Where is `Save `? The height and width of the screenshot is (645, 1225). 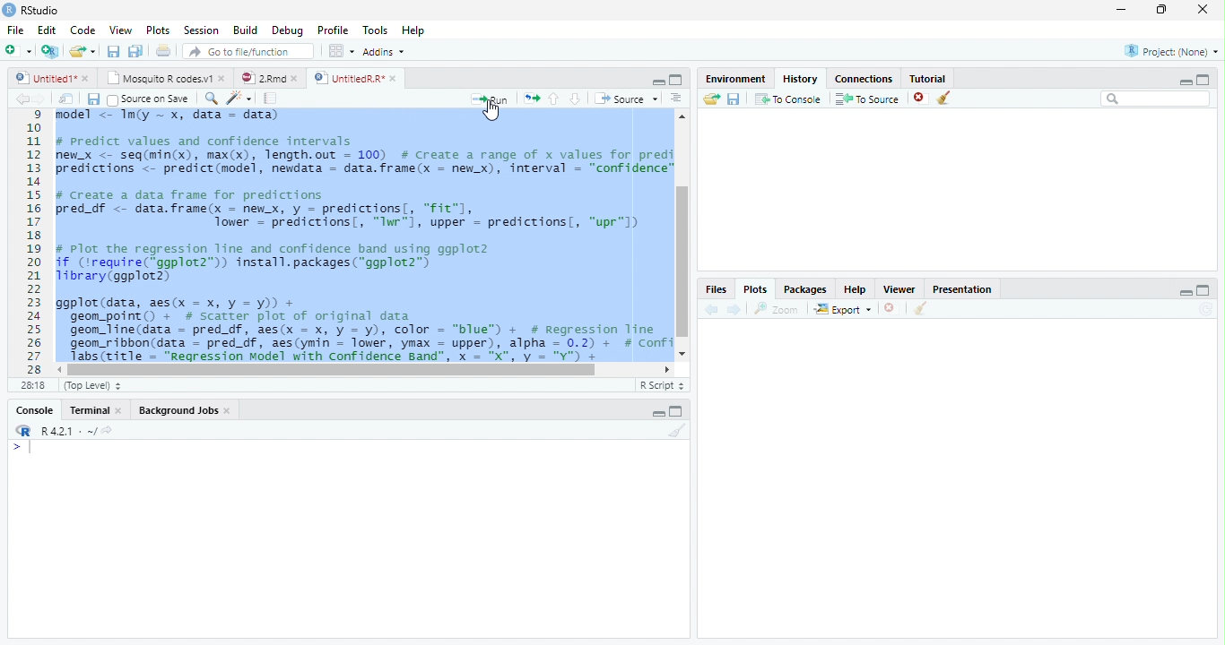
Save  is located at coordinates (95, 99).